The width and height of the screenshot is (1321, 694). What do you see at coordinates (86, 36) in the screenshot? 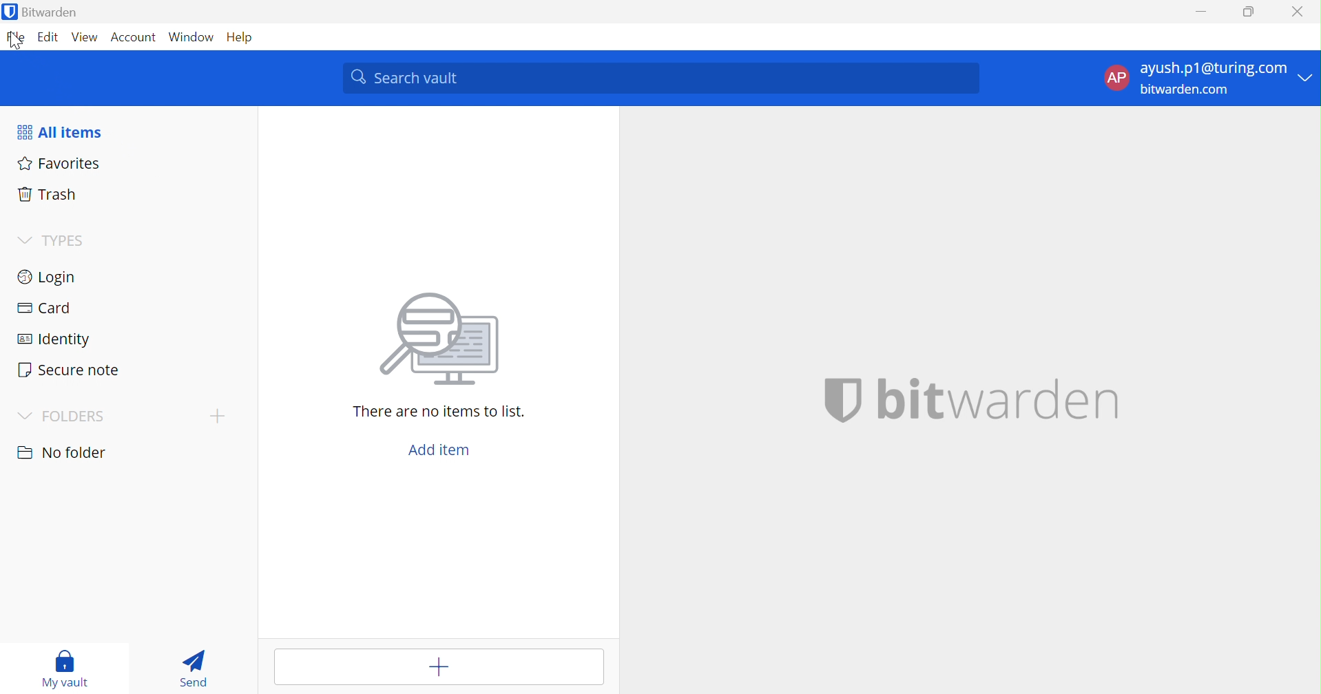
I see `View` at bounding box center [86, 36].